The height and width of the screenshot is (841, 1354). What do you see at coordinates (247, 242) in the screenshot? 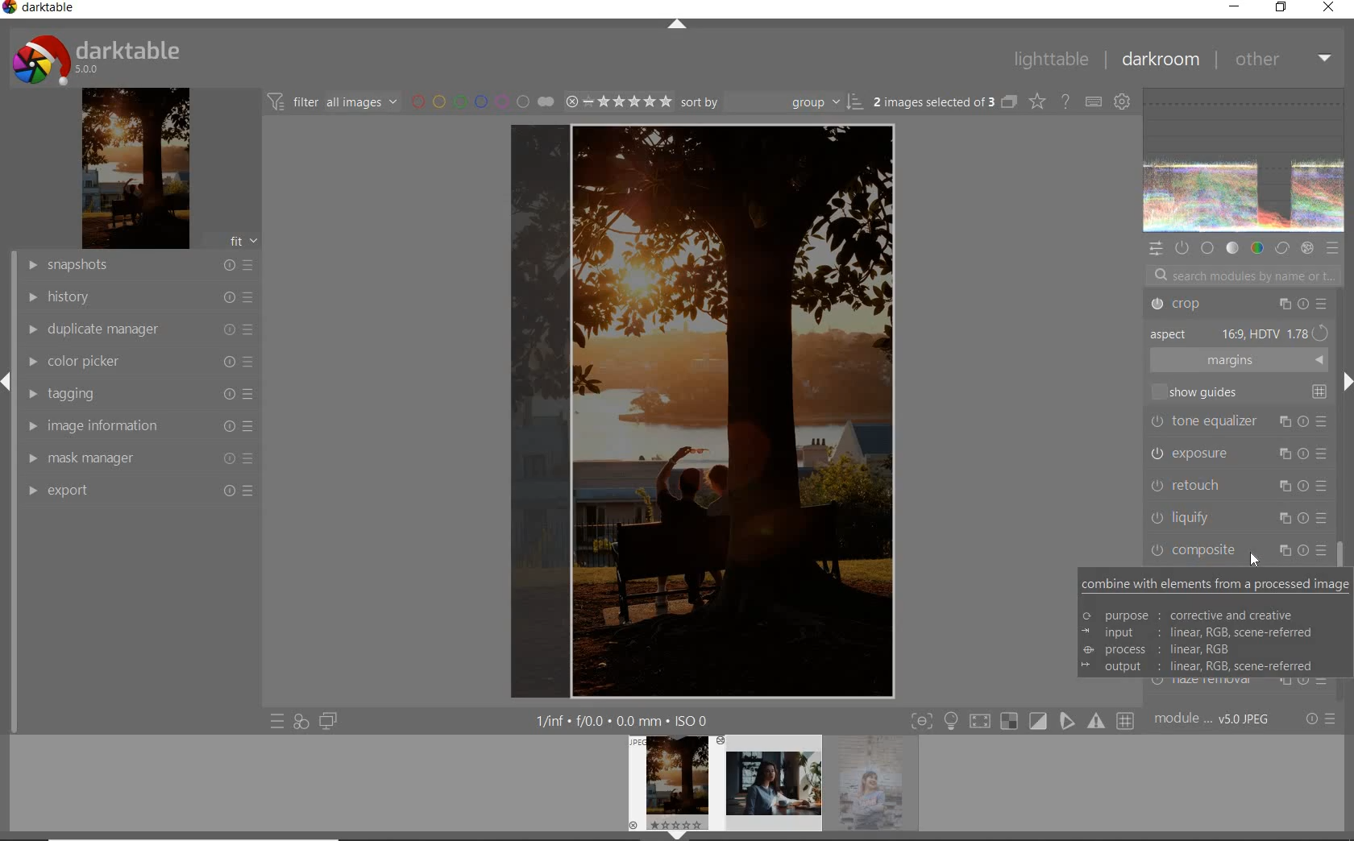
I see `fit ` at bounding box center [247, 242].